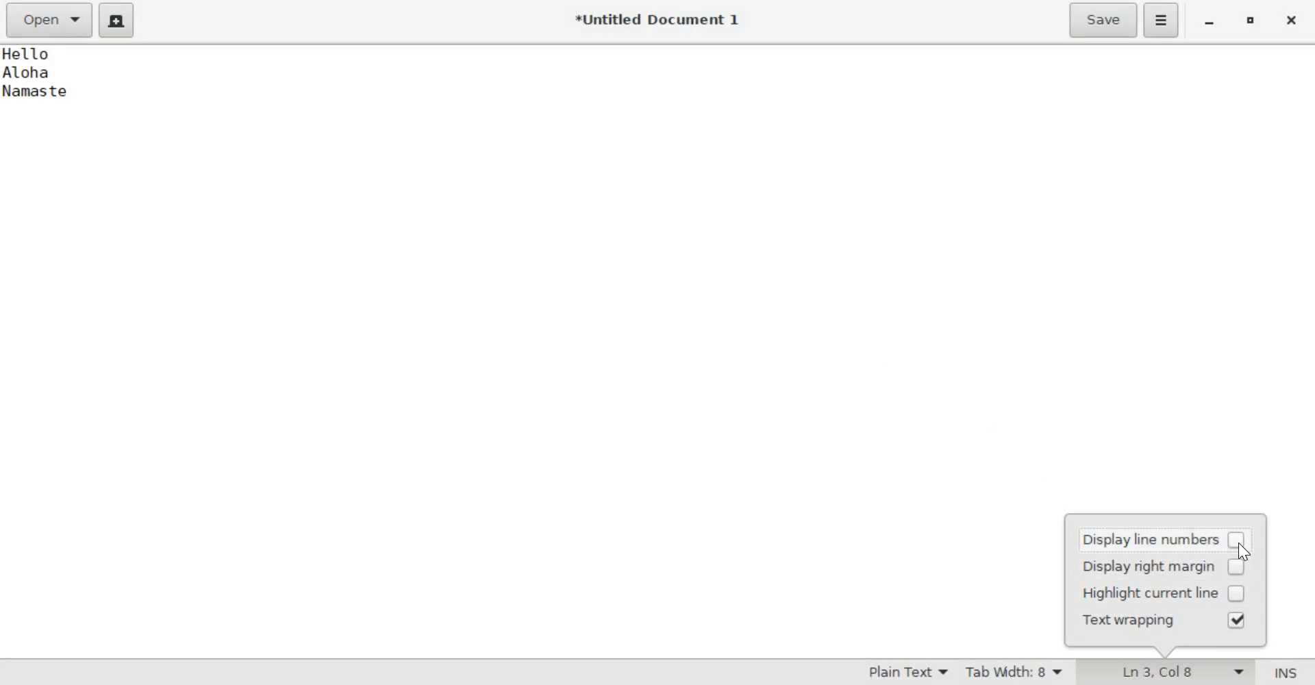 The image size is (1315, 685). What do you see at coordinates (899, 672) in the screenshot?
I see `Syntax Mode` at bounding box center [899, 672].